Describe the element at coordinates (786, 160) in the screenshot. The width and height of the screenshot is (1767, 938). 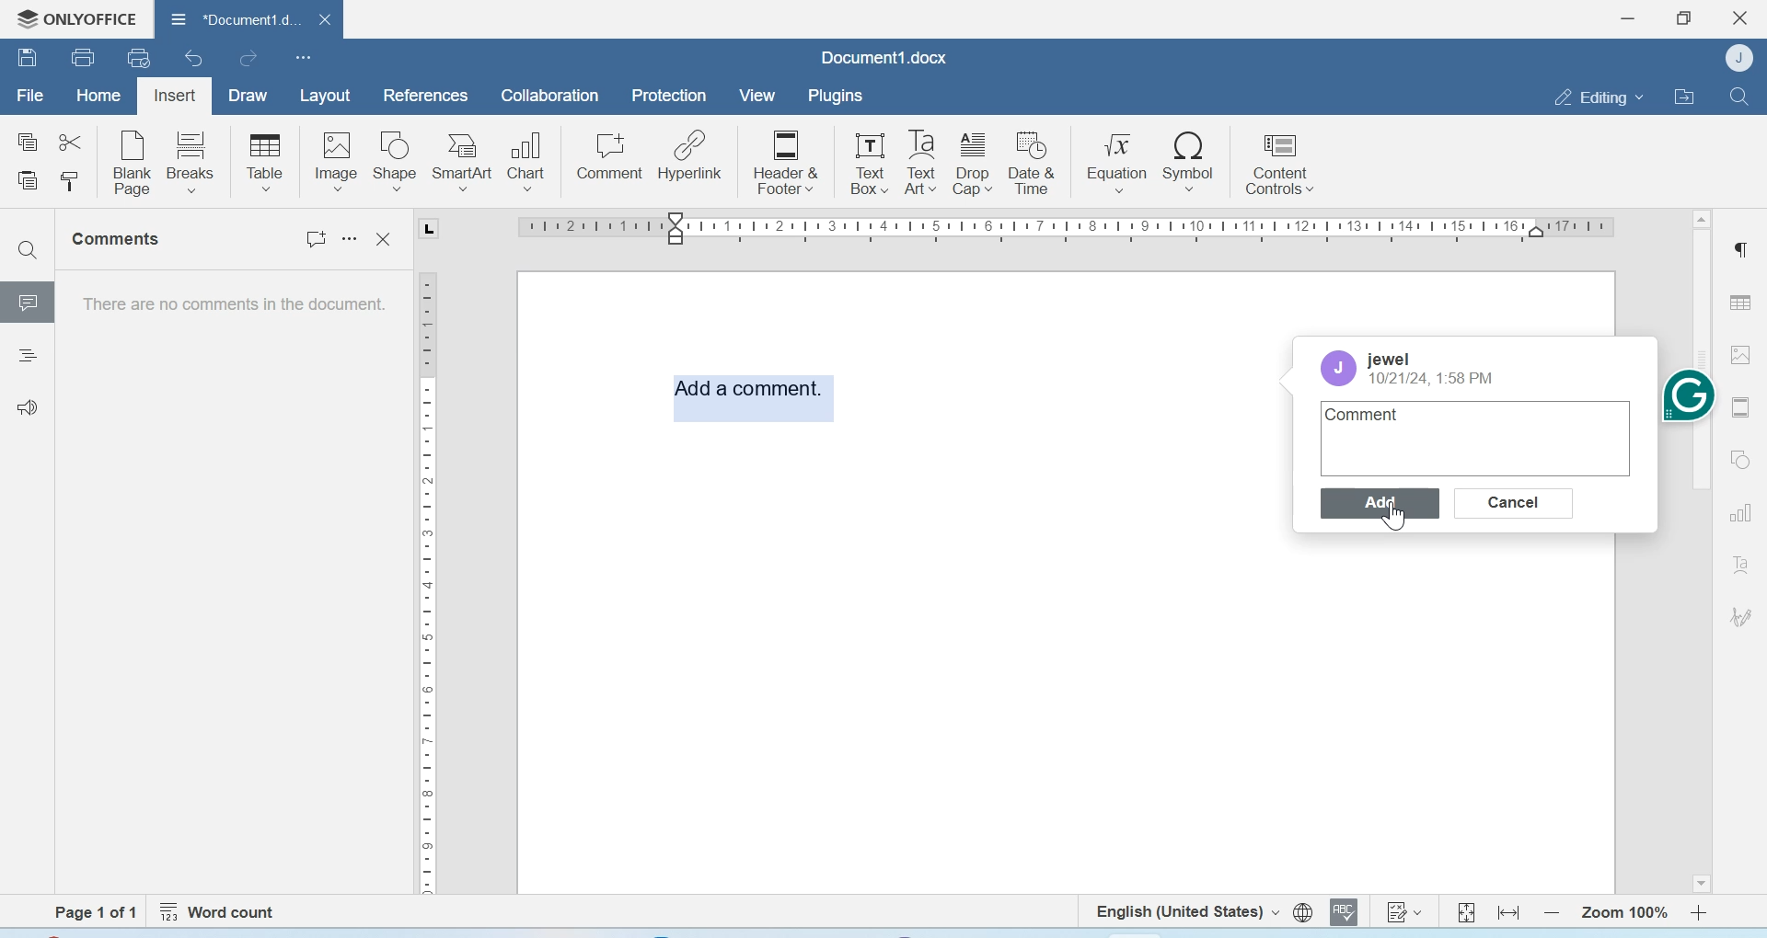
I see `Header & Footer` at that location.